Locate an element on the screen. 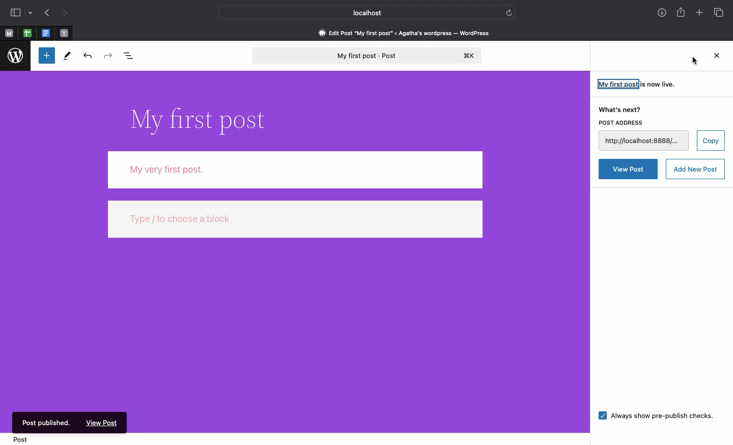 The image size is (733, 445). pinned tabs is located at coordinates (46, 34).